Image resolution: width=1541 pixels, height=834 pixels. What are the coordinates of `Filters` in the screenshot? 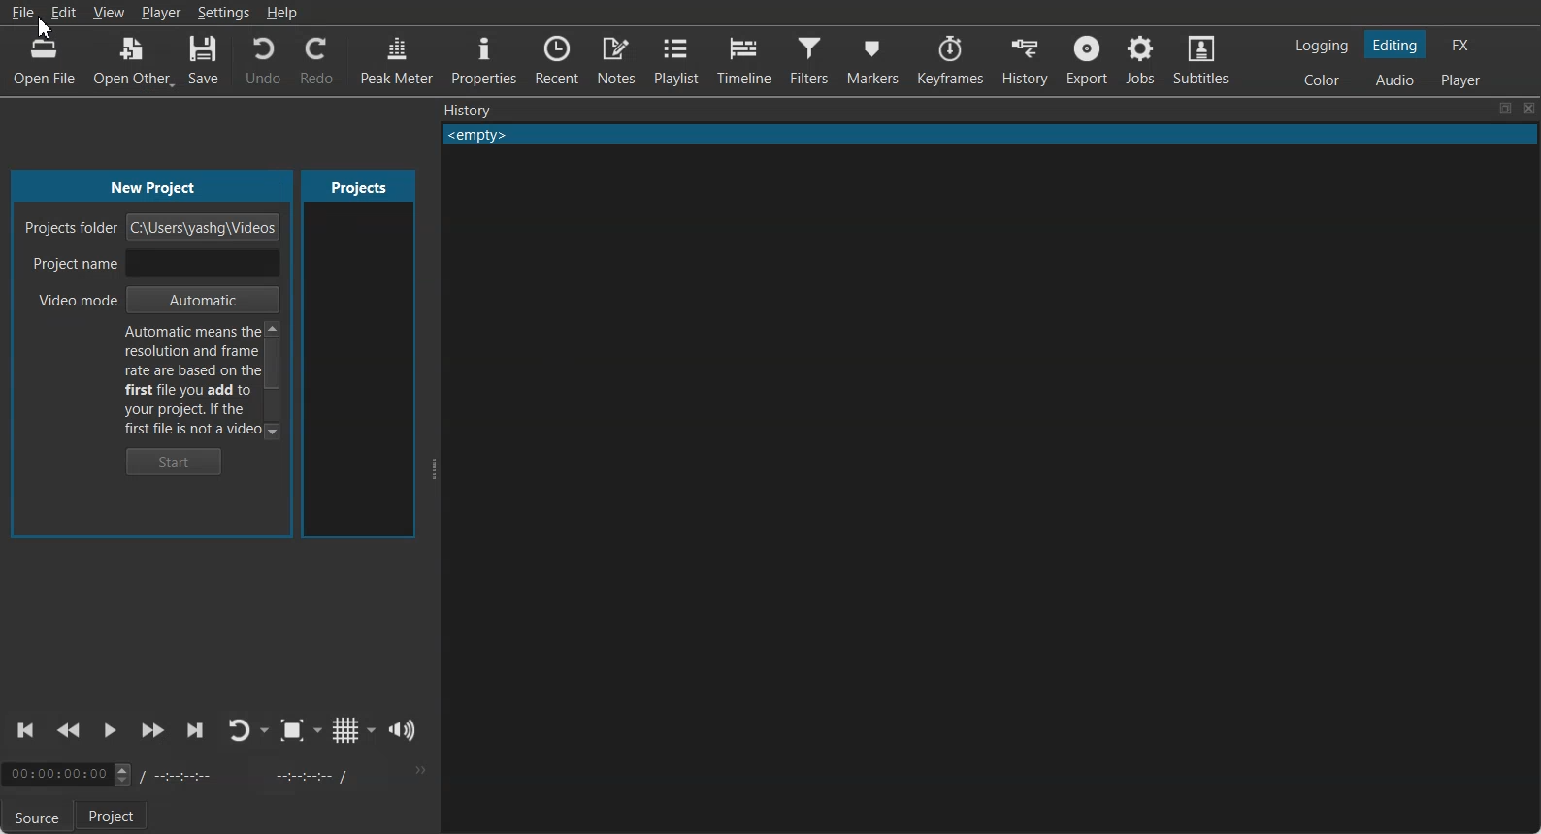 It's located at (808, 58).